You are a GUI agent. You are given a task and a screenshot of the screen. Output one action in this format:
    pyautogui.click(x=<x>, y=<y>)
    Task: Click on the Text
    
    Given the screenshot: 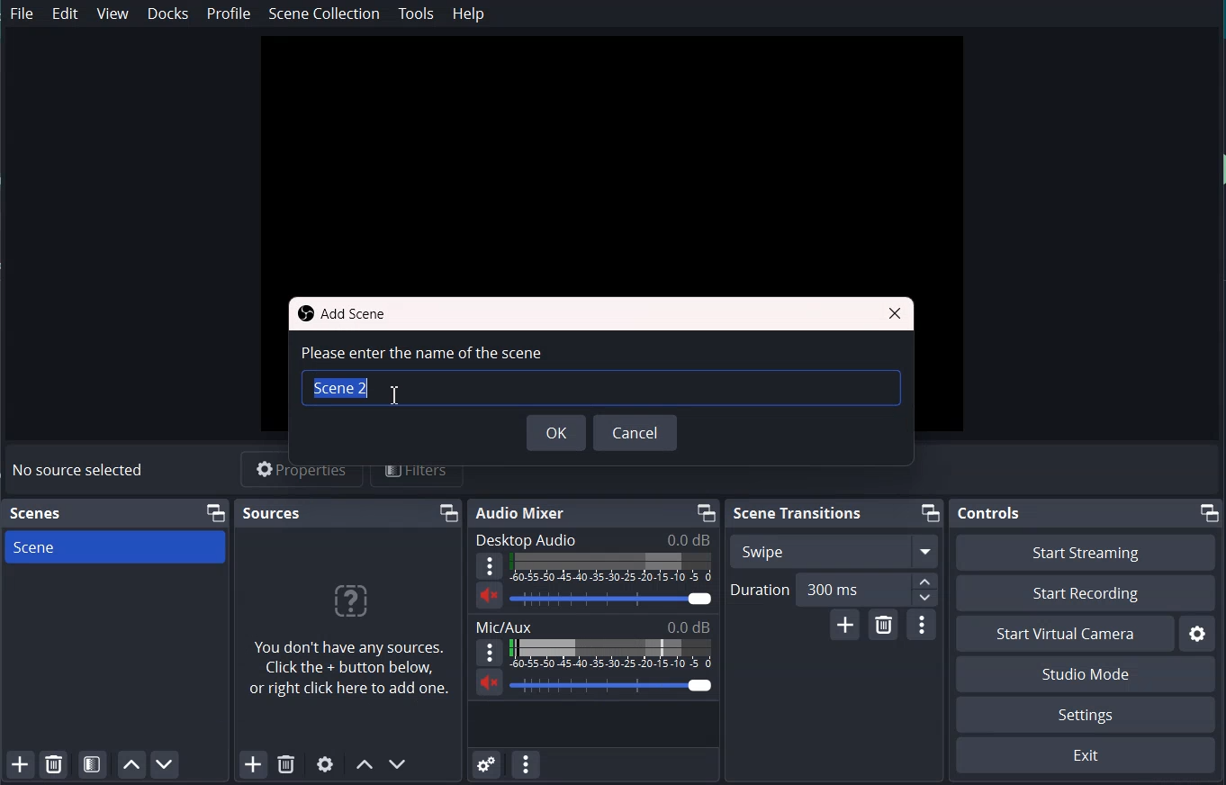 What is the action you would take?
    pyautogui.click(x=81, y=471)
    